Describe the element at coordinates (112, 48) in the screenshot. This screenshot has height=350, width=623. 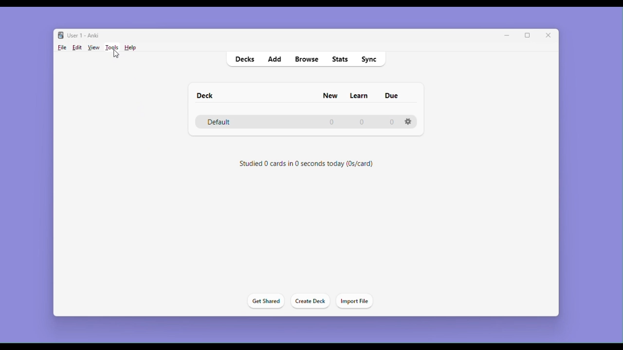
I see `Tools` at that location.